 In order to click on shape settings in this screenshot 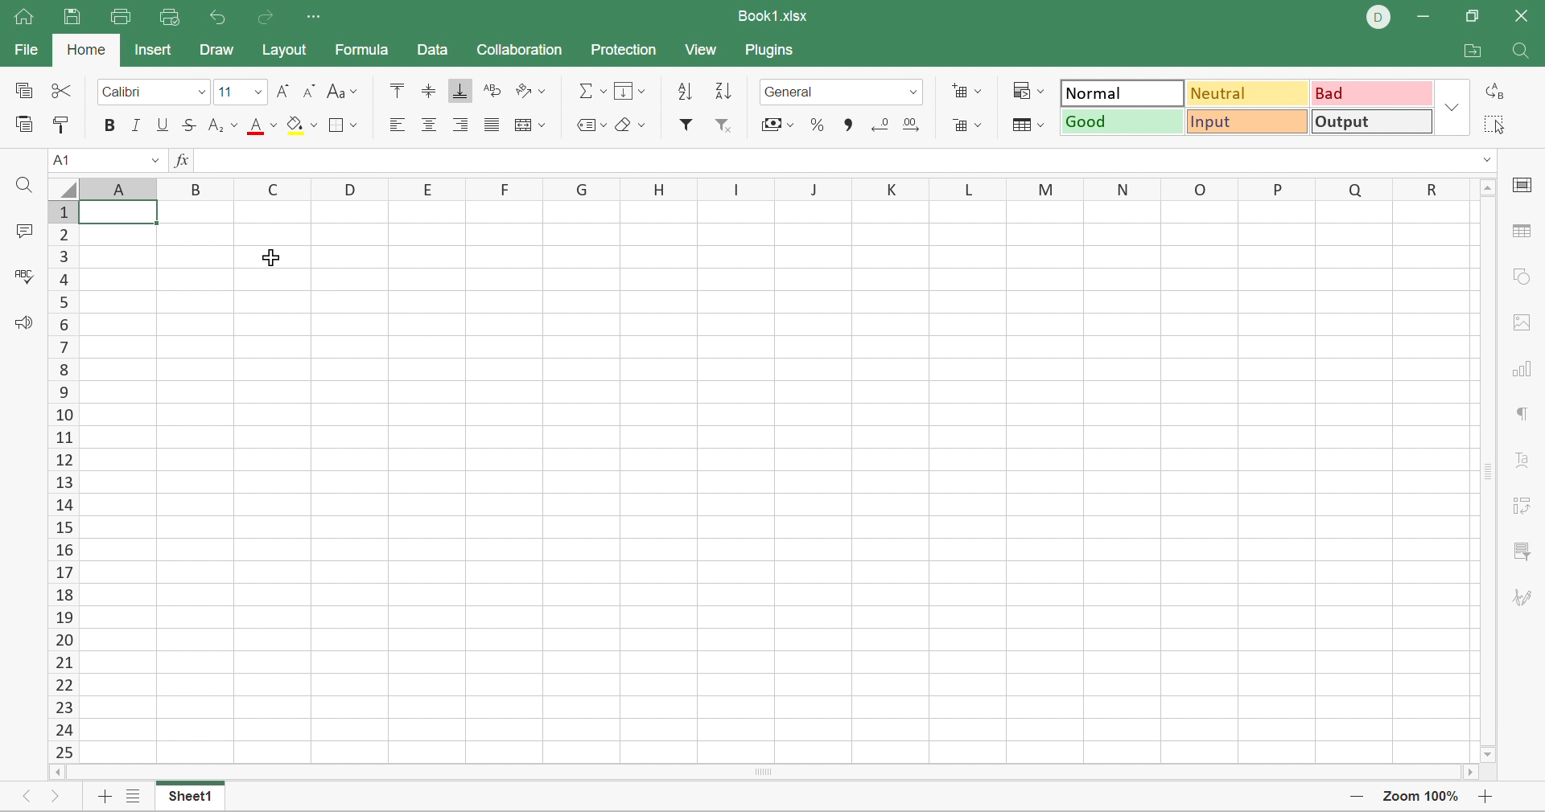, I will do `click(1524, 278)`.